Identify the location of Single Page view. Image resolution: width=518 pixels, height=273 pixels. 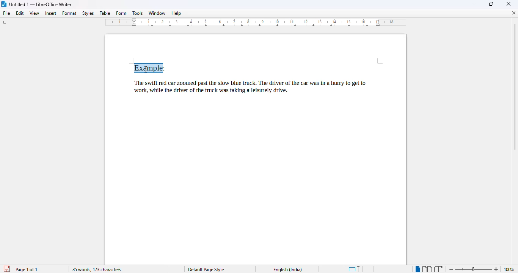
(414, 269).